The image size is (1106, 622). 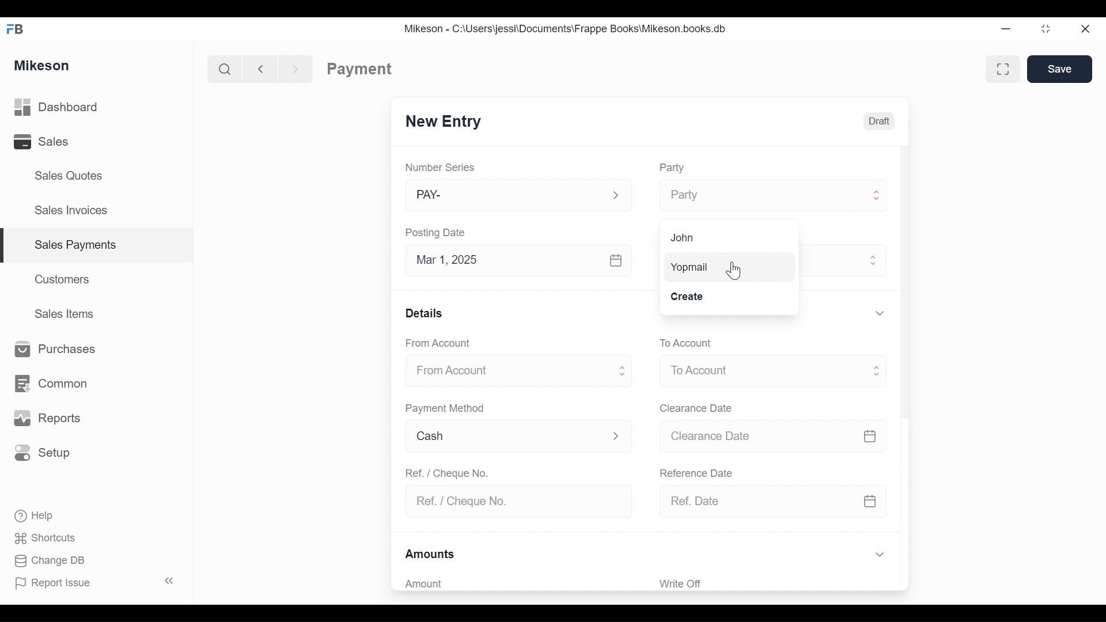 I want to click on Sales Items, so click(x=70, y=314).